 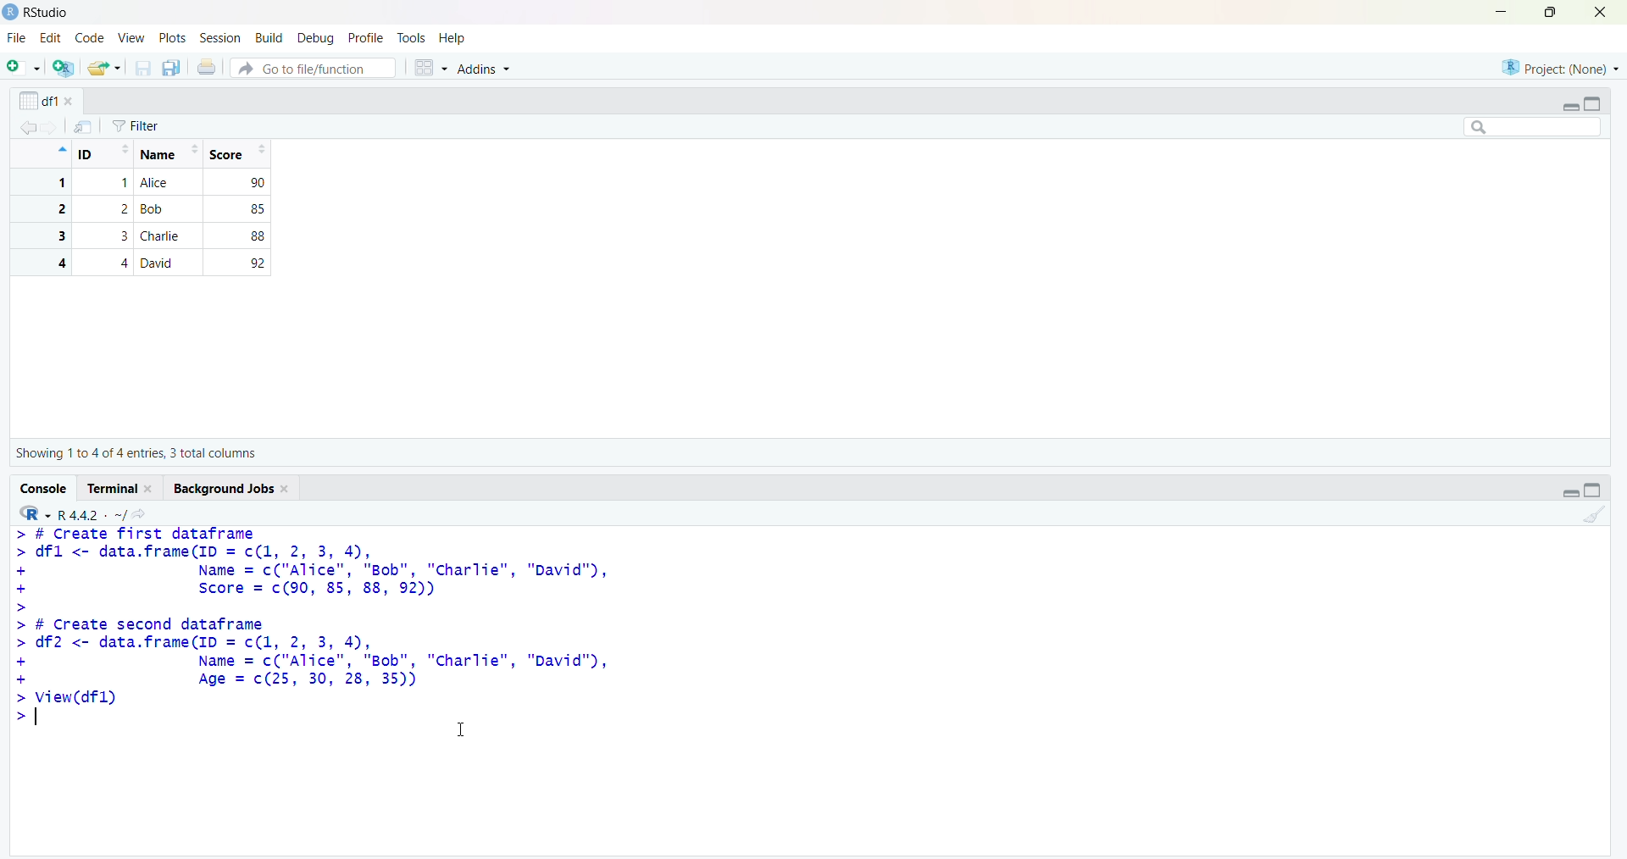 I want to click on build, so click(x=271, y=39).